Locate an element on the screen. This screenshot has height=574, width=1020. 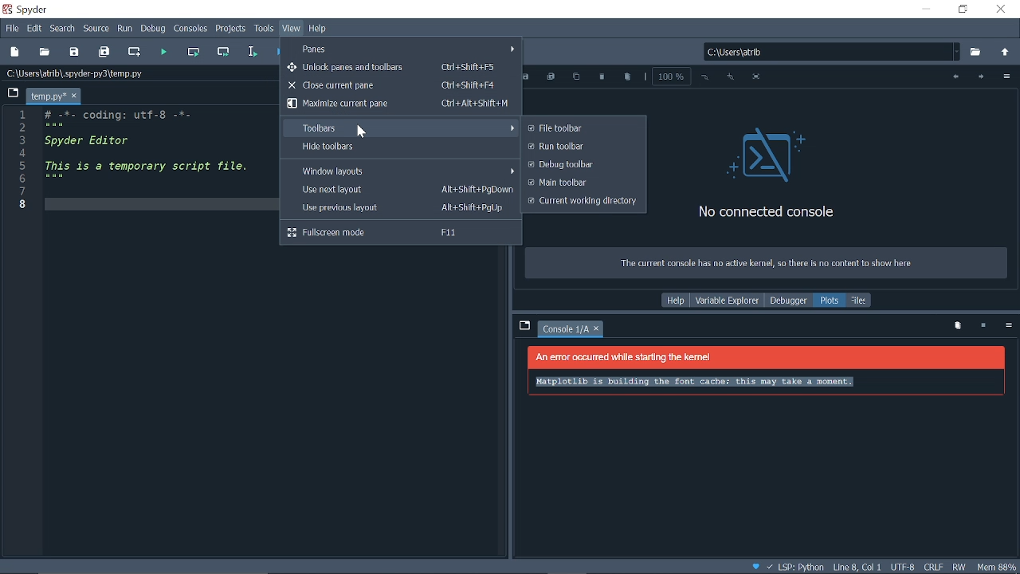
Current working directiory is located at coordinates (582, 202).